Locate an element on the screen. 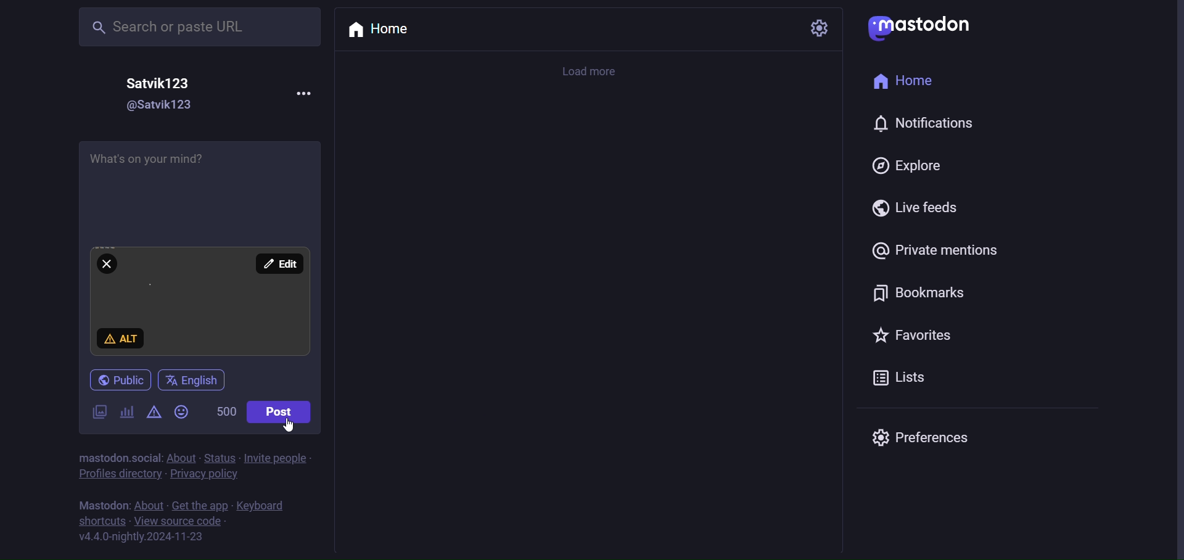 The width and height of the screenshot is (1184, 560). close preview is located at coordinates (107, 264).